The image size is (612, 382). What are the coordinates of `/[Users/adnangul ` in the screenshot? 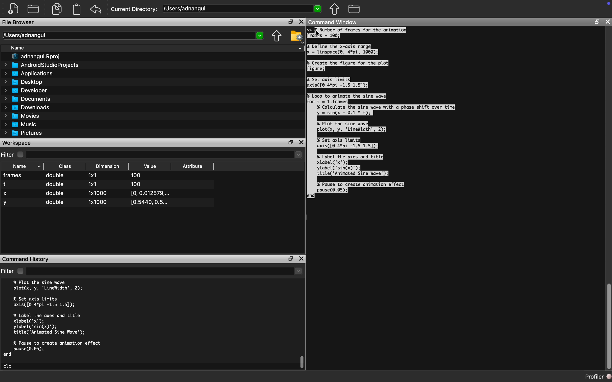 It's located at (243, 8).